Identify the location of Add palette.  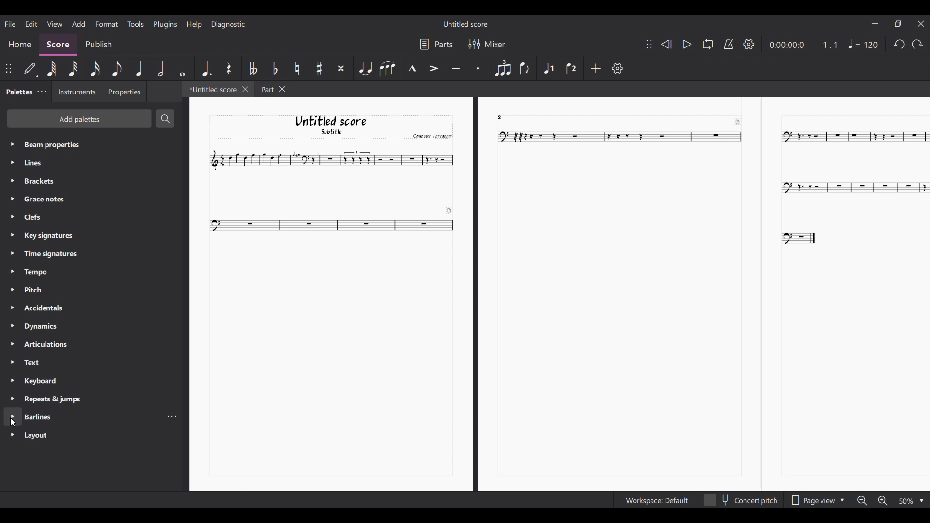
(80, 118).